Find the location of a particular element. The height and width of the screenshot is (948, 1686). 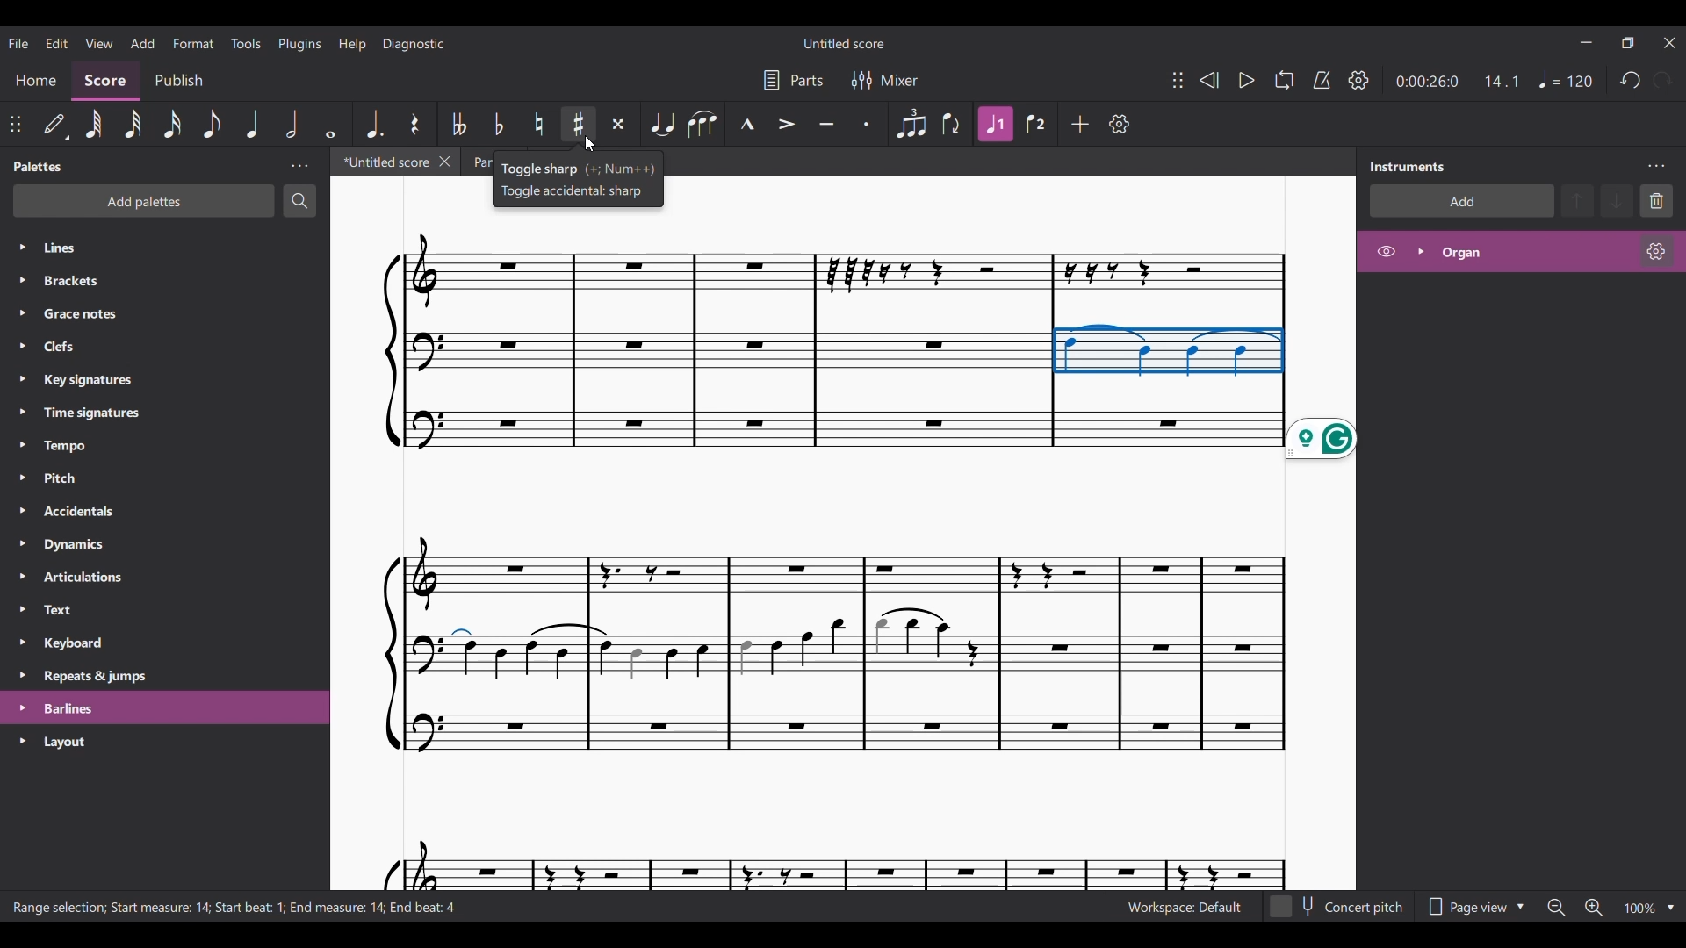

Default is located at coordinates (54, 123).